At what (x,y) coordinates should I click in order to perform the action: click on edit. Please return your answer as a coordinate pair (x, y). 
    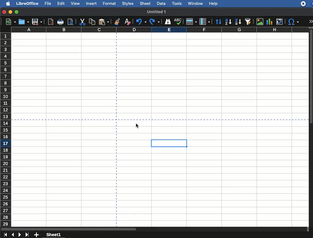
    Looking at the image, I should click on (61, 4).